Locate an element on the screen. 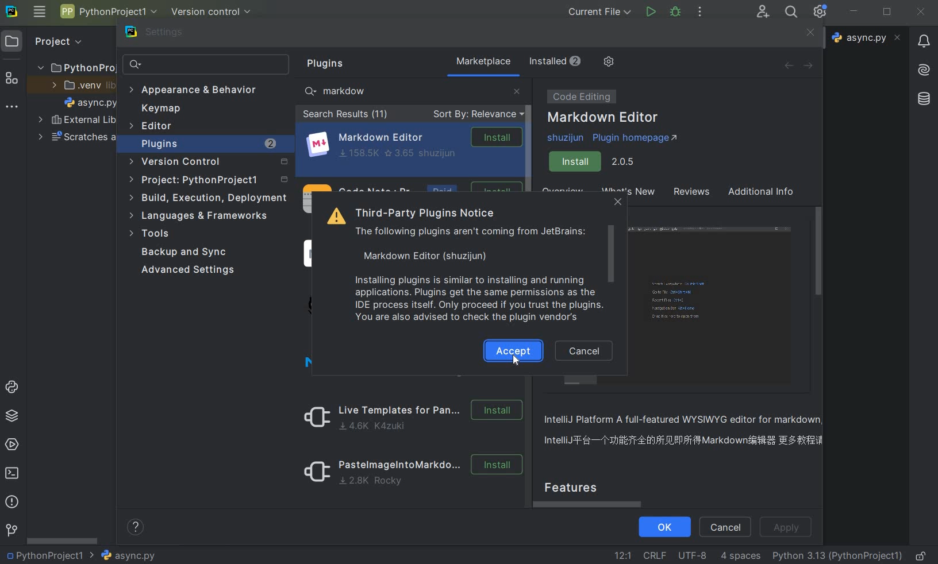  minimize is located at coordinates (855, 12).